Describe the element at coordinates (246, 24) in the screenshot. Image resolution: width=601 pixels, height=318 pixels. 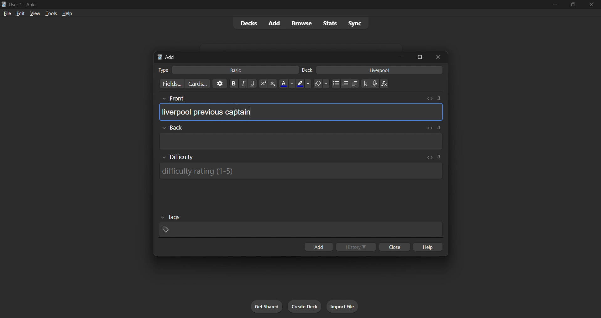
I see `decks` at that location.